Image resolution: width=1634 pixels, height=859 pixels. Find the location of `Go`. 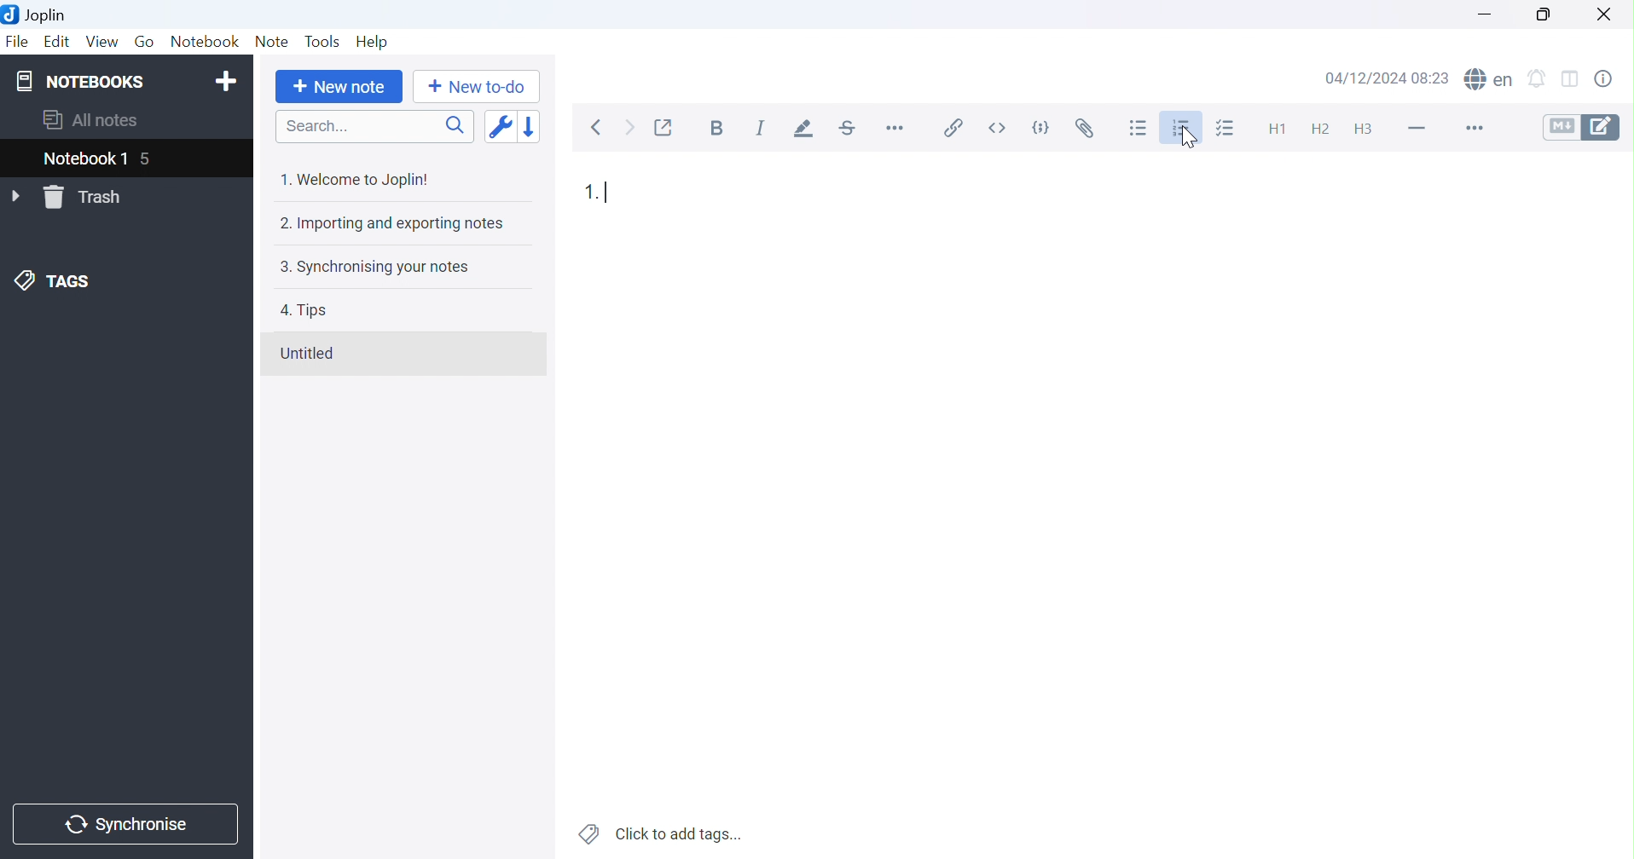

Go is located at coordinates (146, 43).